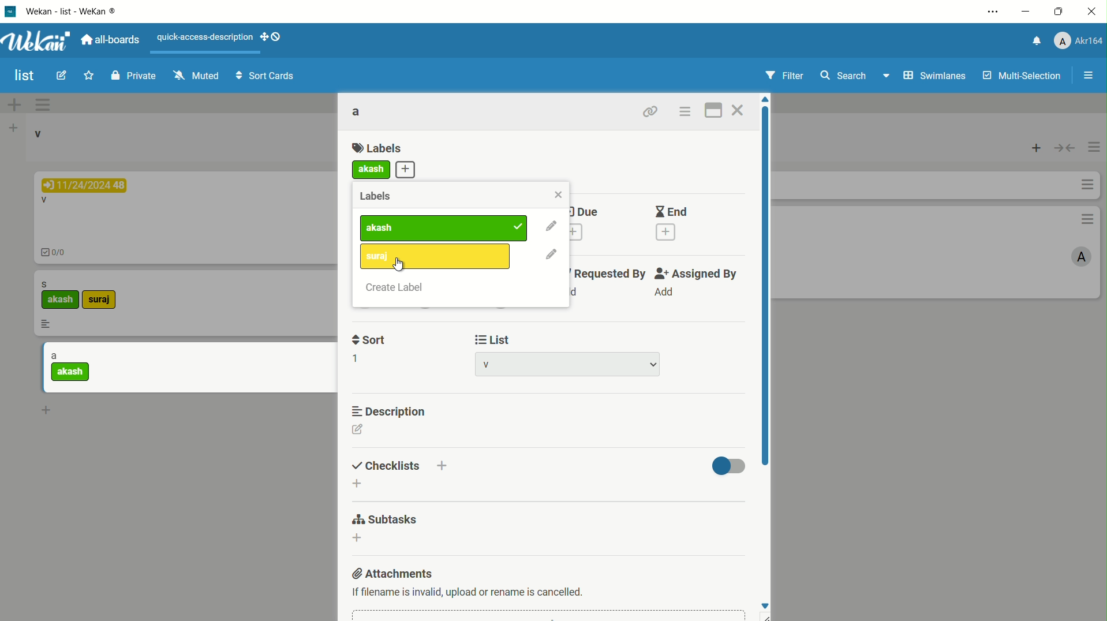 Image resolution: width=1107 pixels, height=621 pixels. I want to click on checklists, so click(385, 465).